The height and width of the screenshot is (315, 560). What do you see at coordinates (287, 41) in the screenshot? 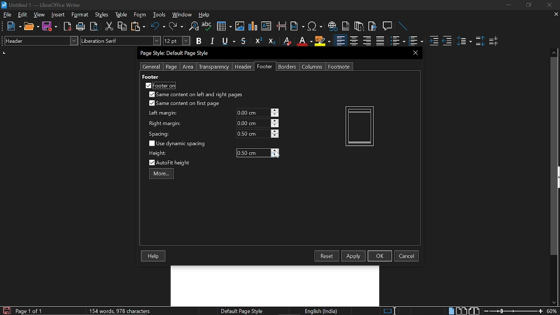
I see `Erase` at bounding box center [287, 41].